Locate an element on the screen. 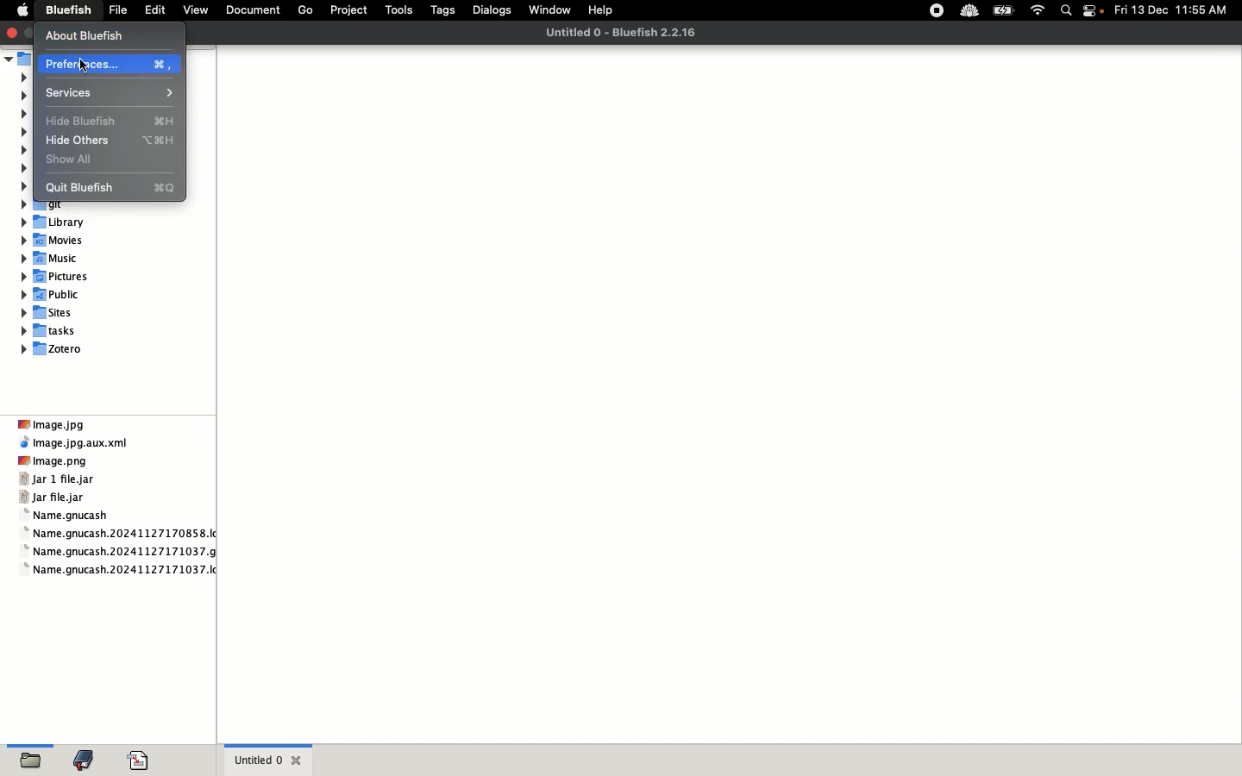 This screenshot has width=1242, height=776. close is located at coordinates (10, 33).